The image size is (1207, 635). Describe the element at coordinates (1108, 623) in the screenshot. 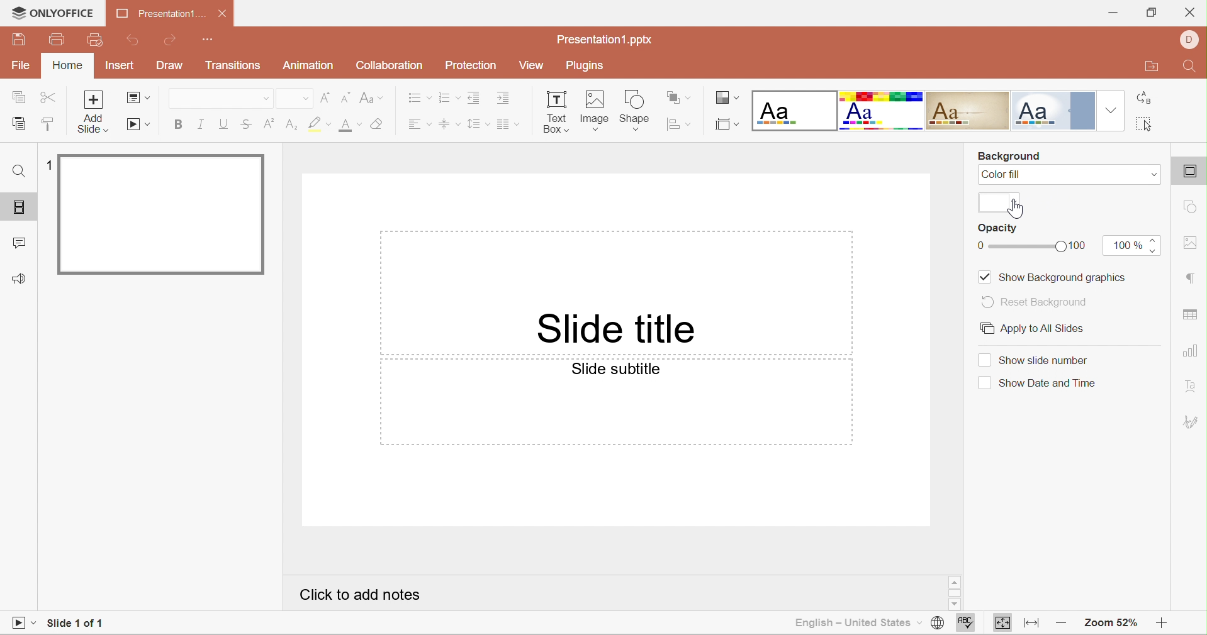

I see `Zoom 52%` at that location.